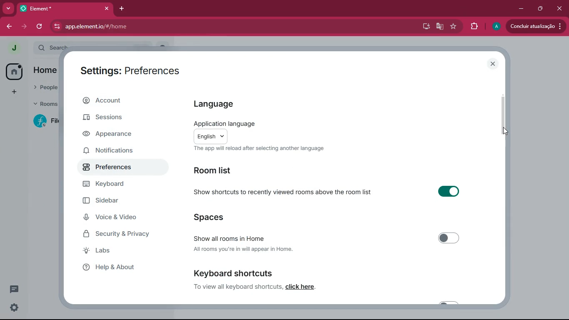  What do you see at coordinates (541, 9) in the screenshot?
I see `maximize` at bounding box center [541, 9].